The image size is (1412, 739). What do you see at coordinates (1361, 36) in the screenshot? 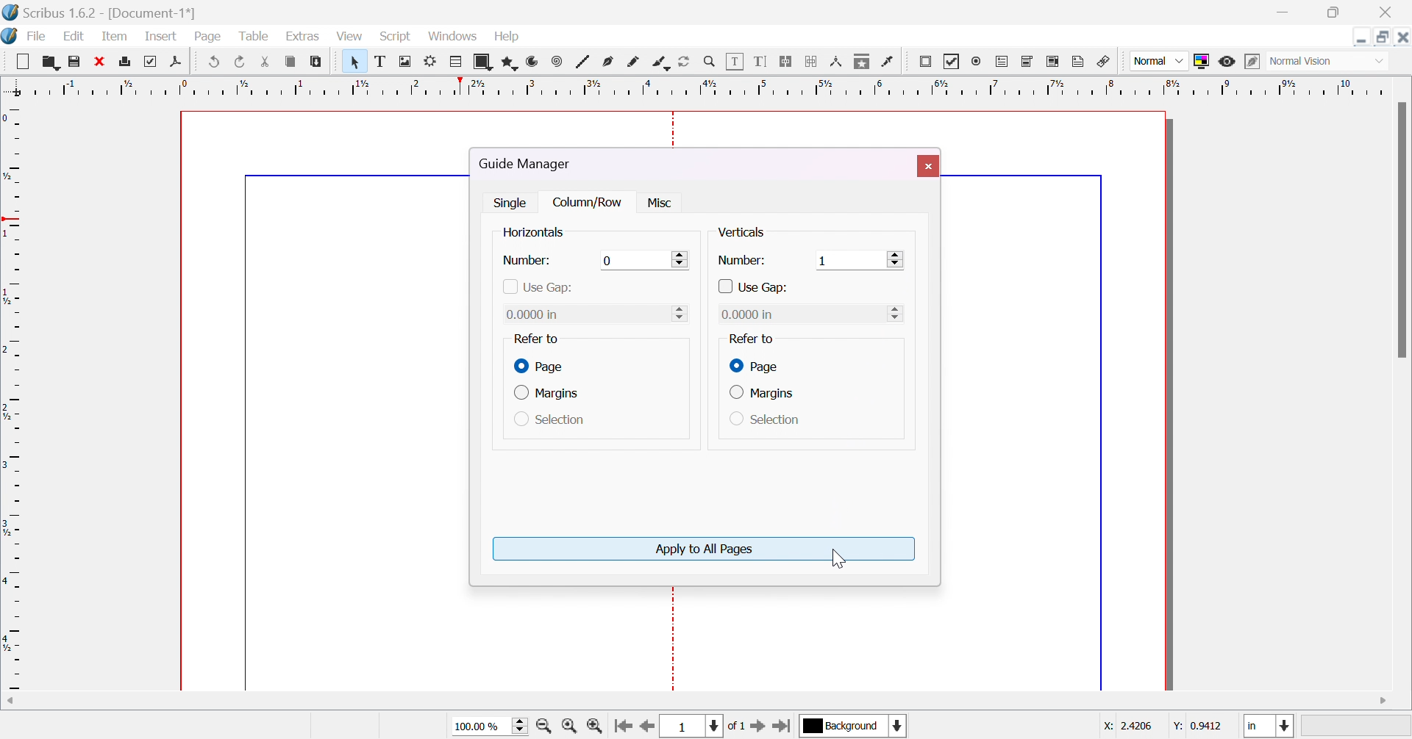
I see `Minimize` at bounding box center [1361, 36].